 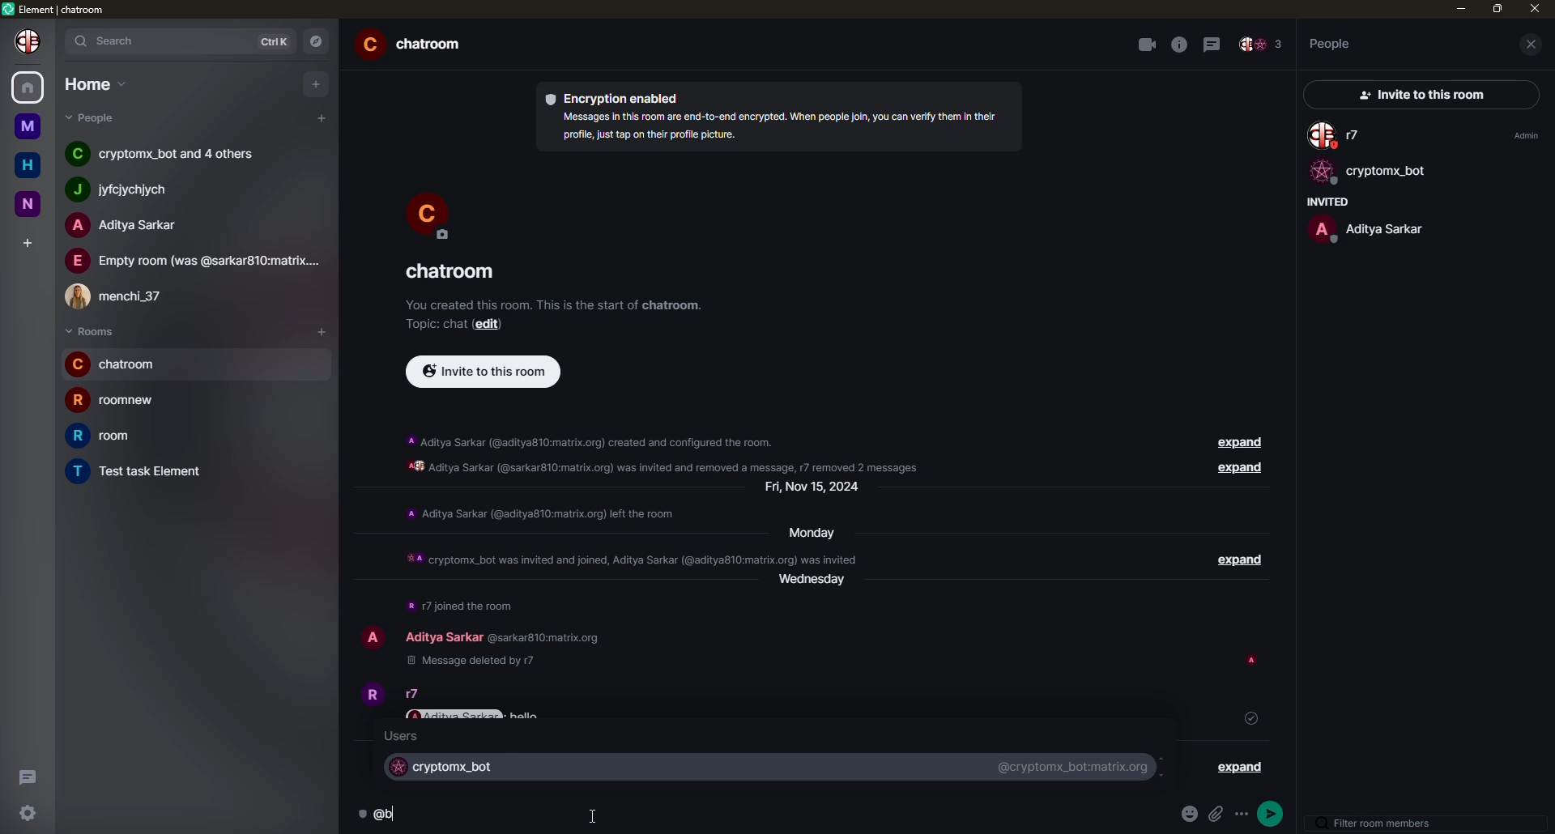 I want to click on room, so click(x=416, y=46).